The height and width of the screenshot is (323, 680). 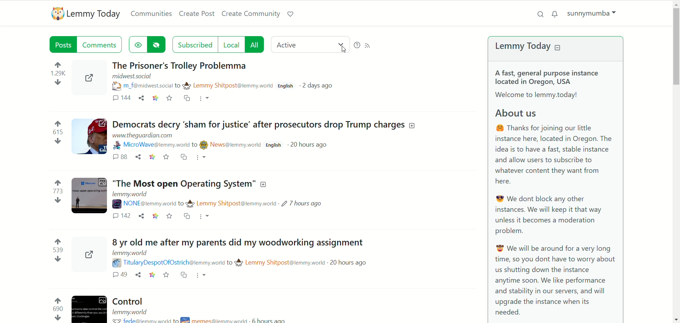 I want to click on MicroWave@lemmy.world to News@lemmy.world, so click(x=188, y=145).